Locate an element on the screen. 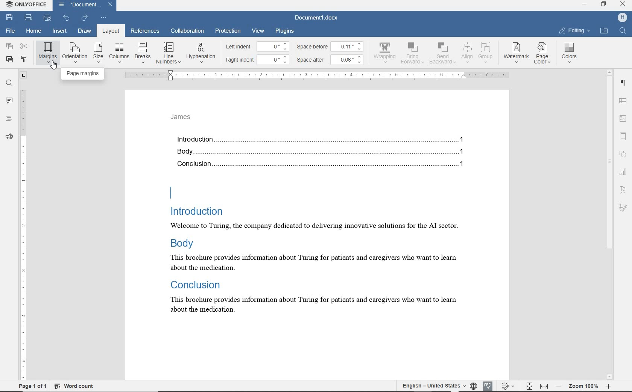 This screenshot has height=392, width=632. send backward is located at coordinates (442, 54).